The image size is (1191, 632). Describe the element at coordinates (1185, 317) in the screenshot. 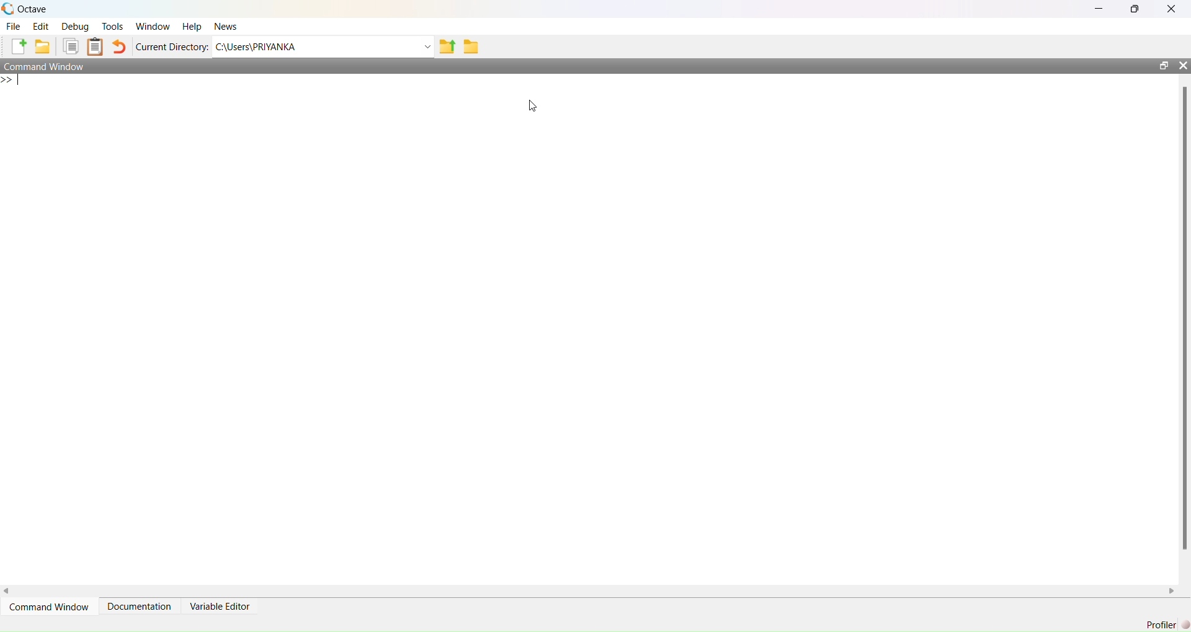

I see `scrollbar` at that location.